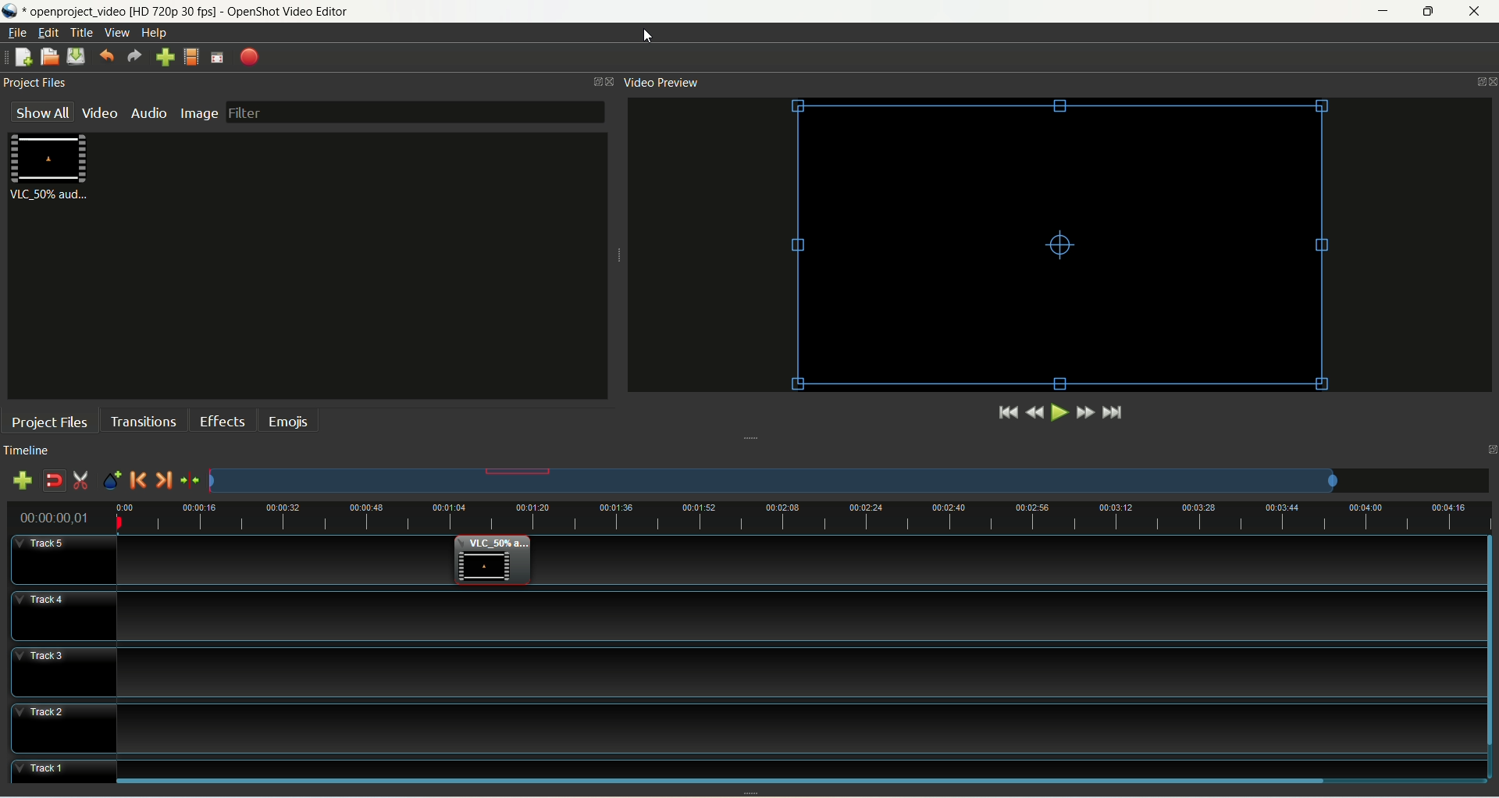 Image resolution: width=1499 pixels, height=798 pixels. What do you see at coordinates (59, 560) in the screenshot?
I see `track5` at bounding box center [59, 560].